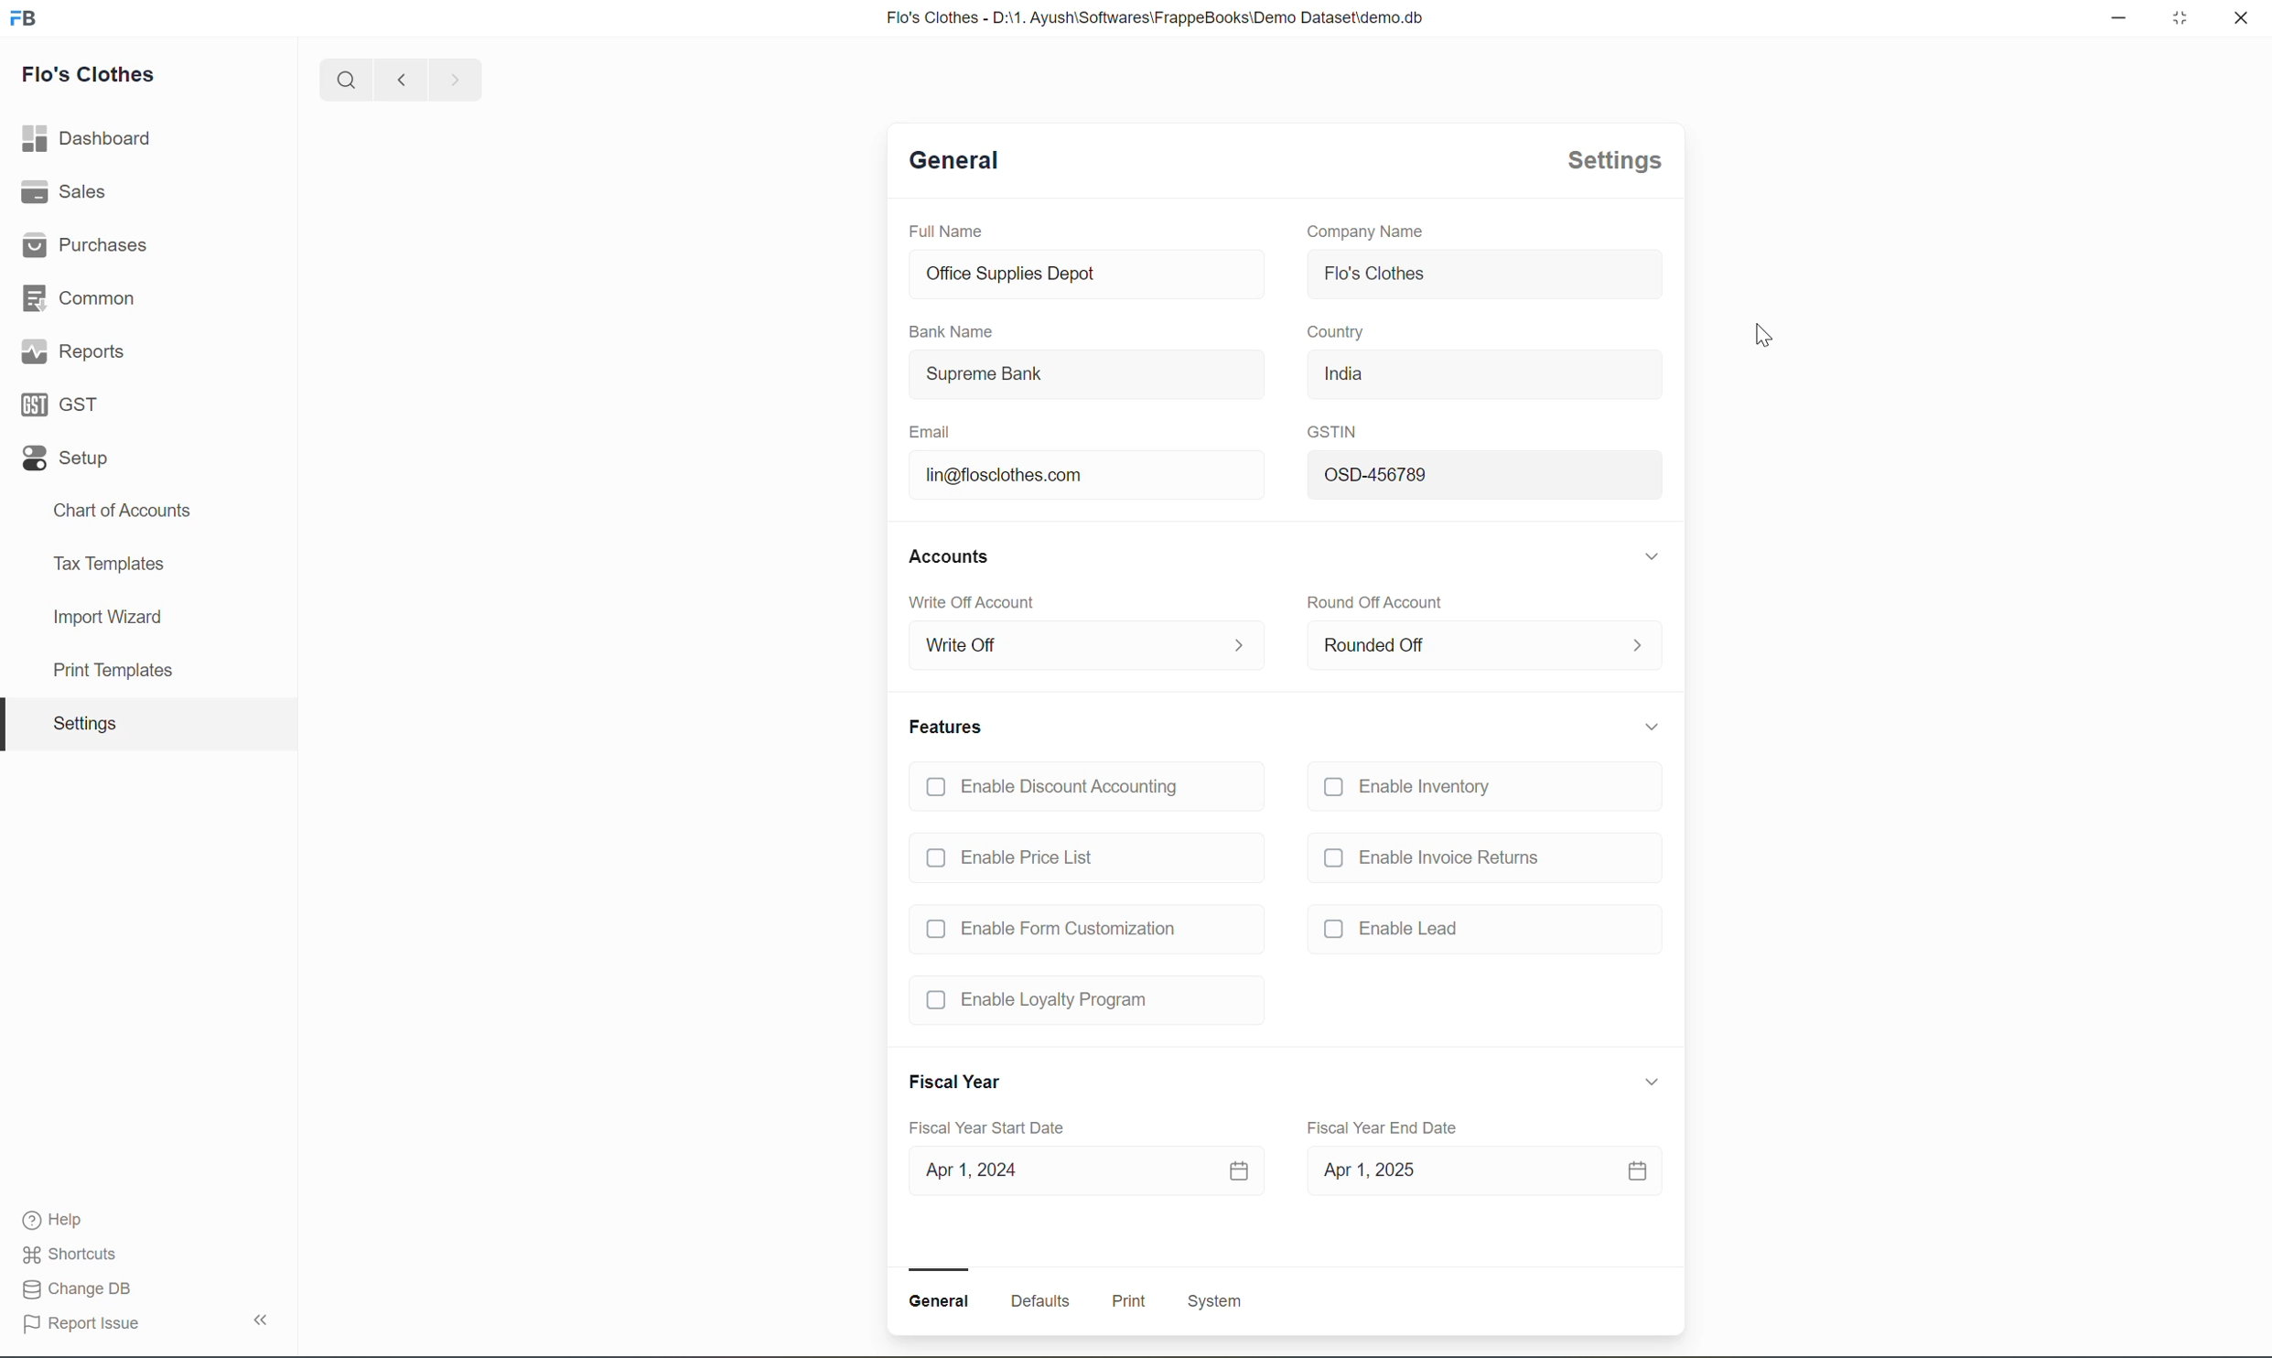 The width and height of the screenshot is (2272, 1358). What do you see at coordinates (1437, 1170) in the screenshot?
I see `Apr 1, 2025` at bounding box center [1437, 1170].